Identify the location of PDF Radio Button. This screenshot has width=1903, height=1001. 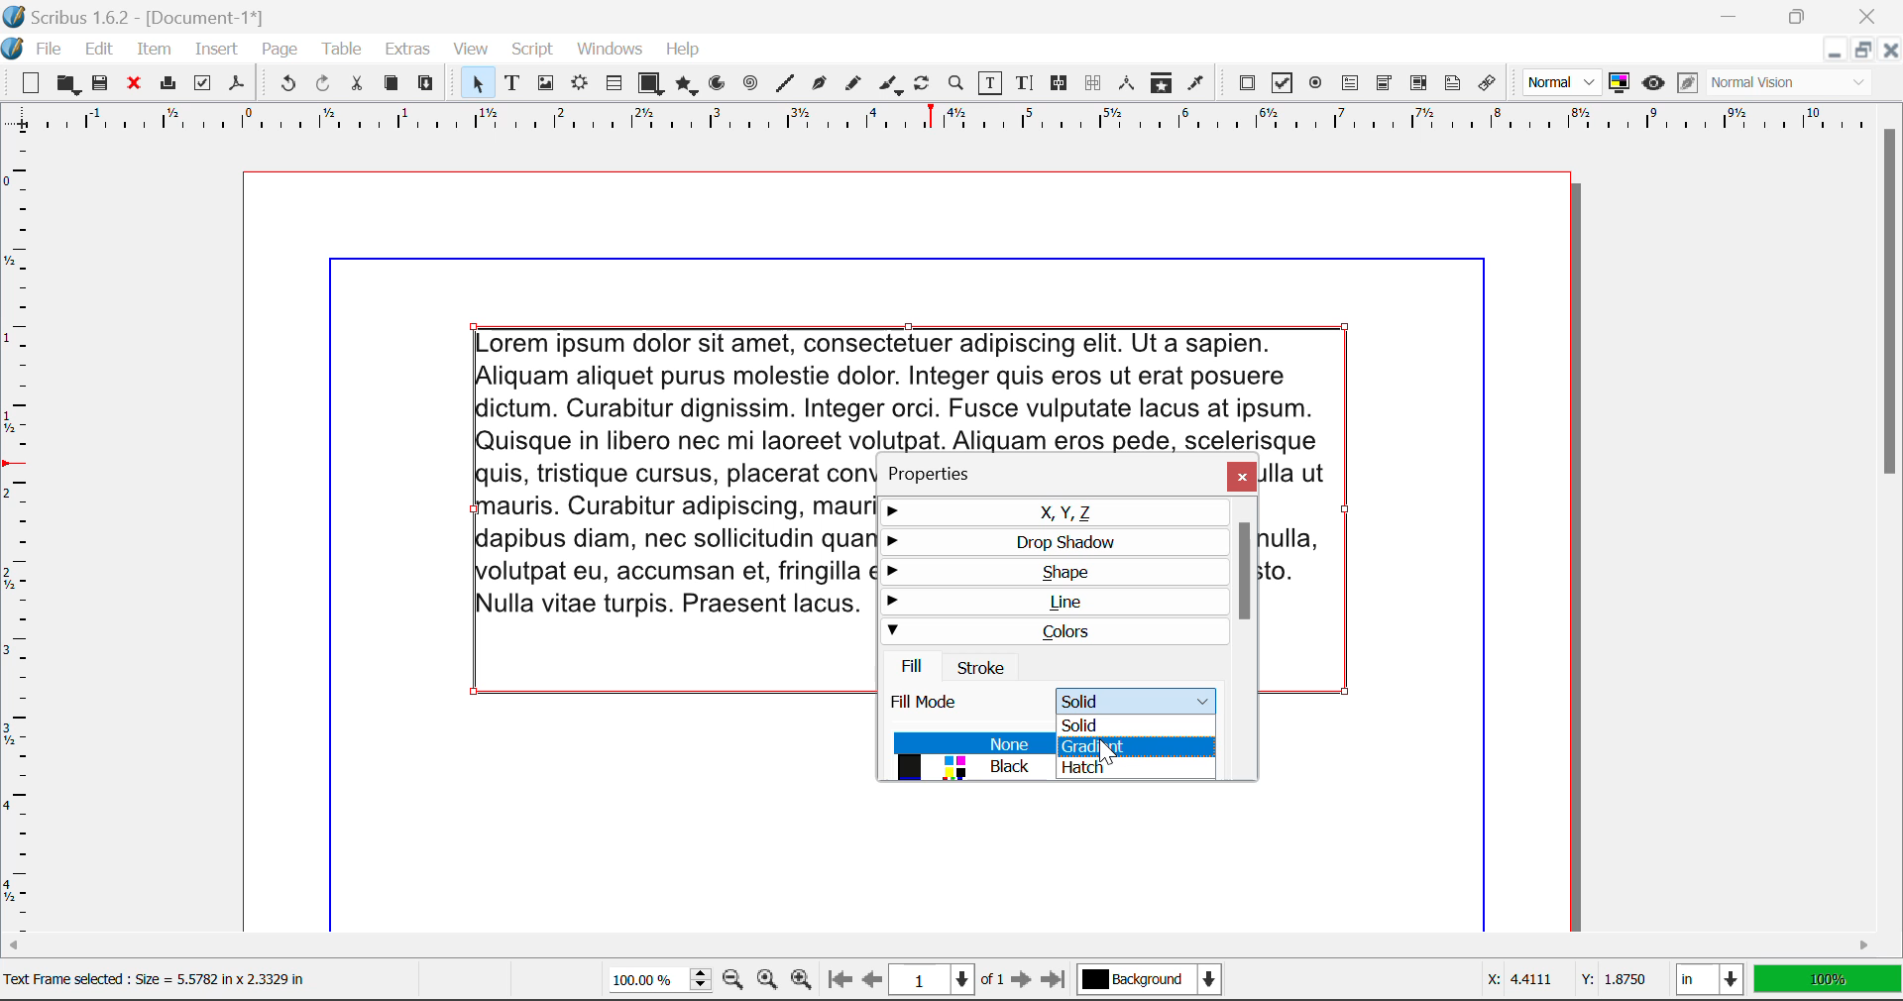
(1315, 86).